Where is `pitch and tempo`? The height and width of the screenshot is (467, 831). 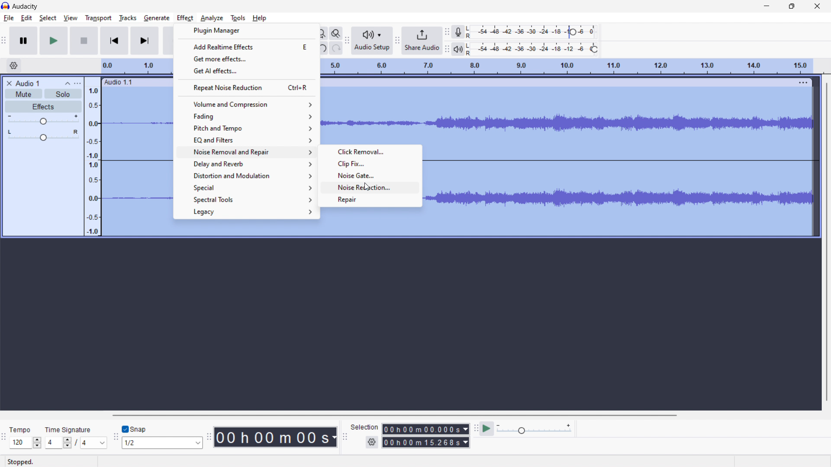
pitch and tempo is located at coordinates (246, 128).